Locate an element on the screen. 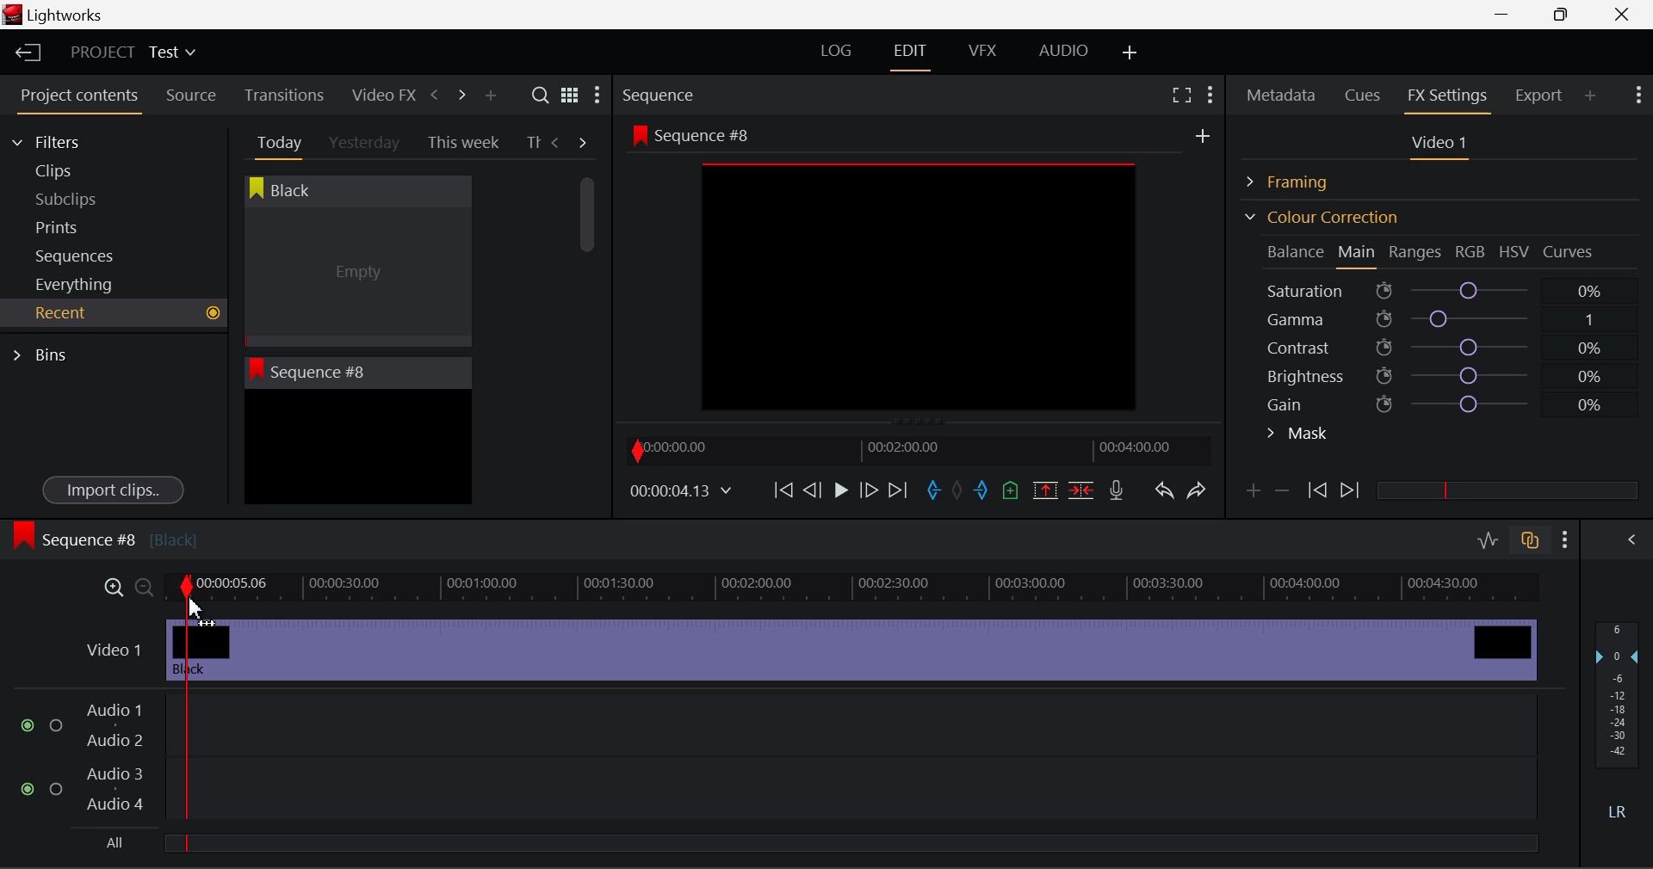  Main Tab Open is located at coordinates (1358, 254).